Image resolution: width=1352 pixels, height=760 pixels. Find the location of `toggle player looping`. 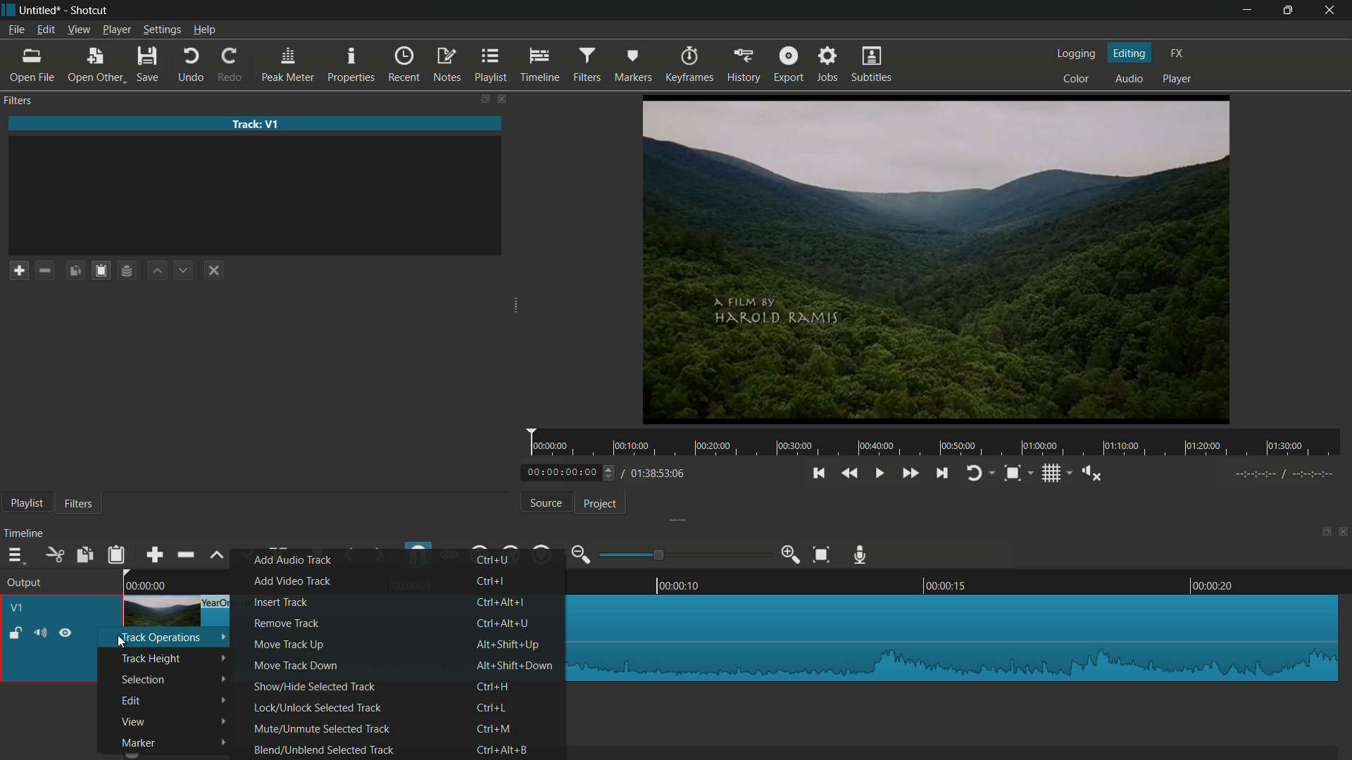

toggle player looping is located at coordinates (973, 473).